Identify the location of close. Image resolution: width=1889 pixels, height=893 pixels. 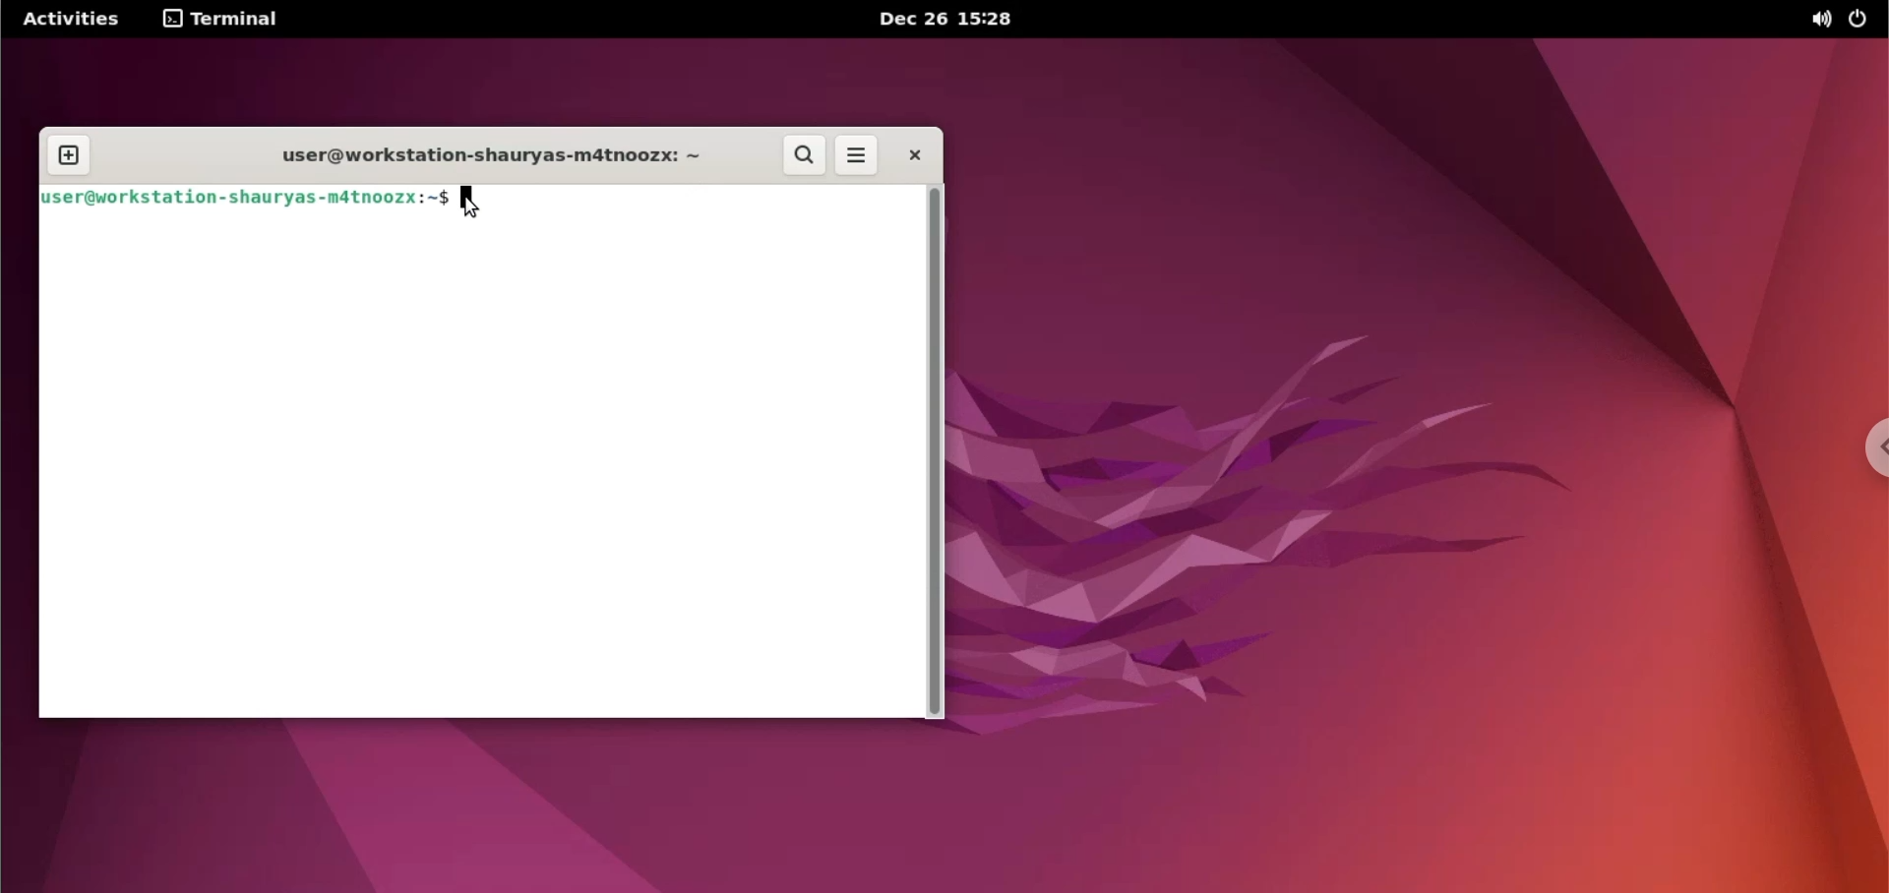
(919, 153).